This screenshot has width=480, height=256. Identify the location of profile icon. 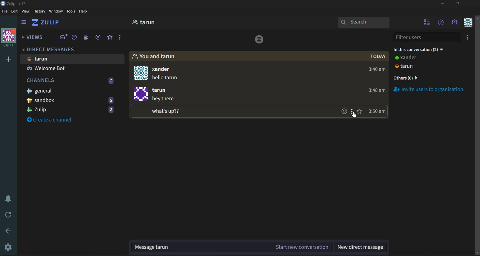
(141, 94).